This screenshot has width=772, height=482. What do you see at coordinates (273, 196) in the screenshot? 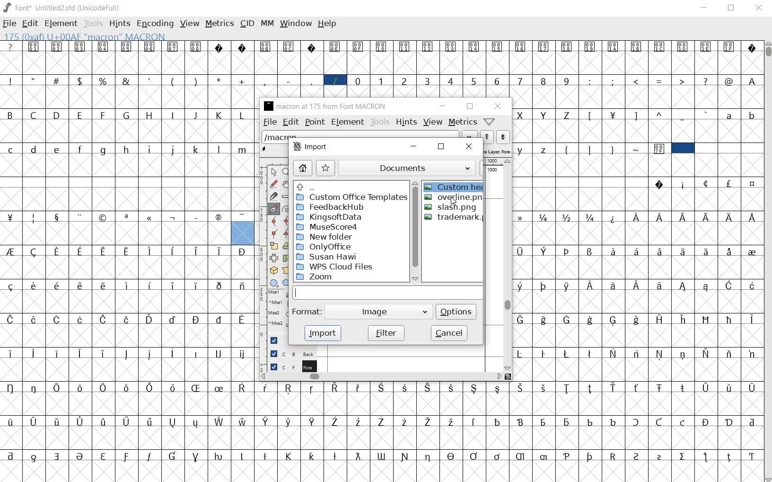
I see `knife` at bounding box center [273, 196].